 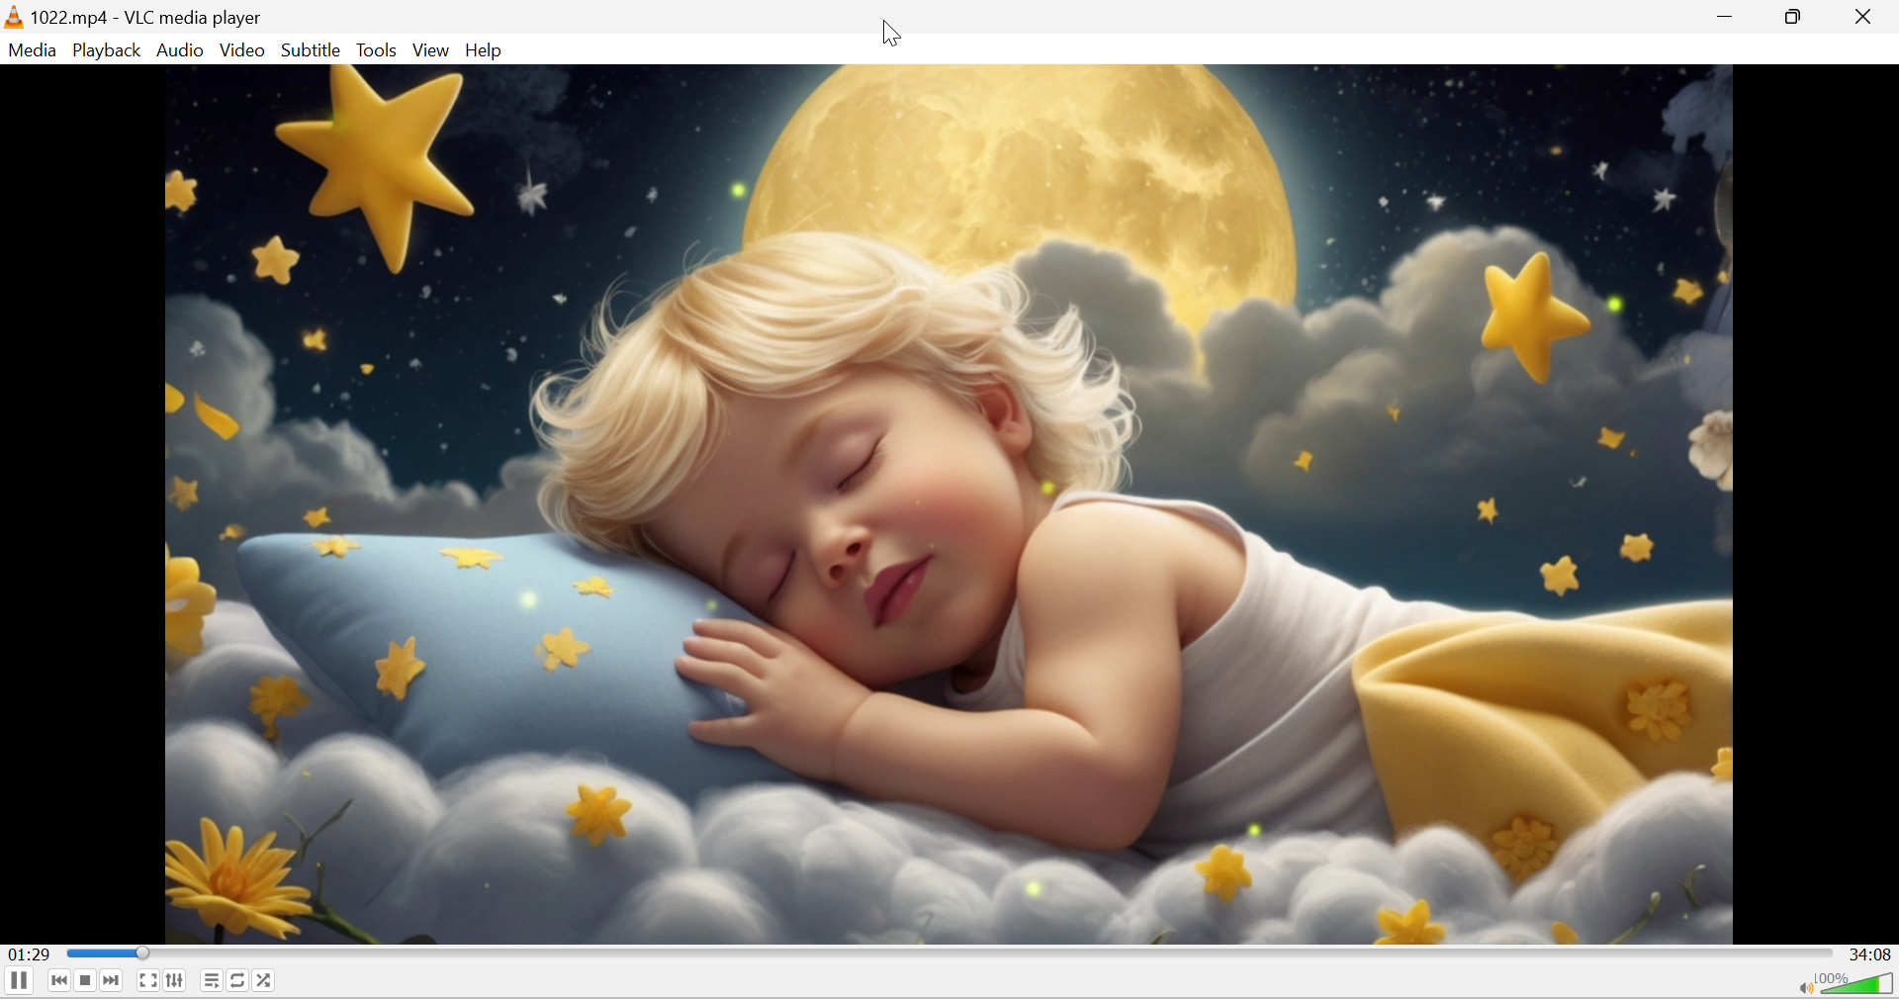 I want to click on Random, so click(x=266, y=980).